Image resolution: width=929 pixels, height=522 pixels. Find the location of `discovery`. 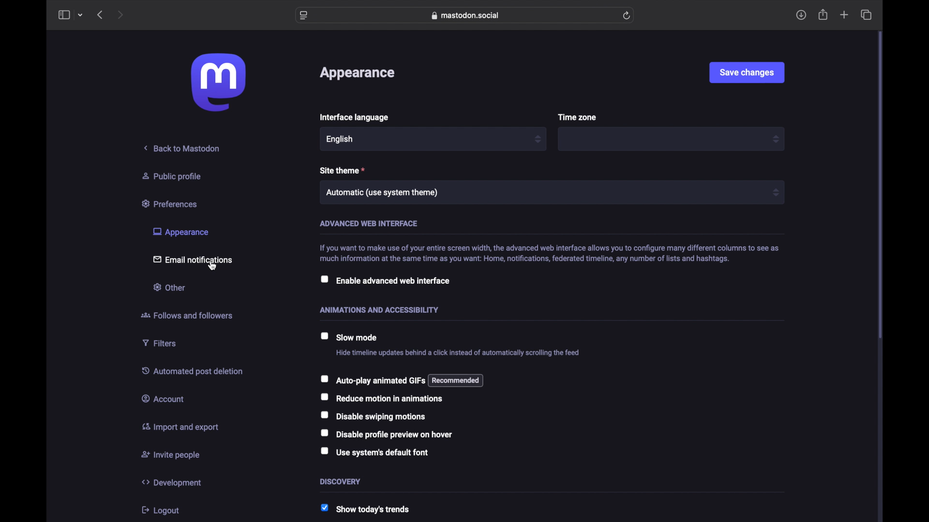

discovery is located at coordinates (341, 481).